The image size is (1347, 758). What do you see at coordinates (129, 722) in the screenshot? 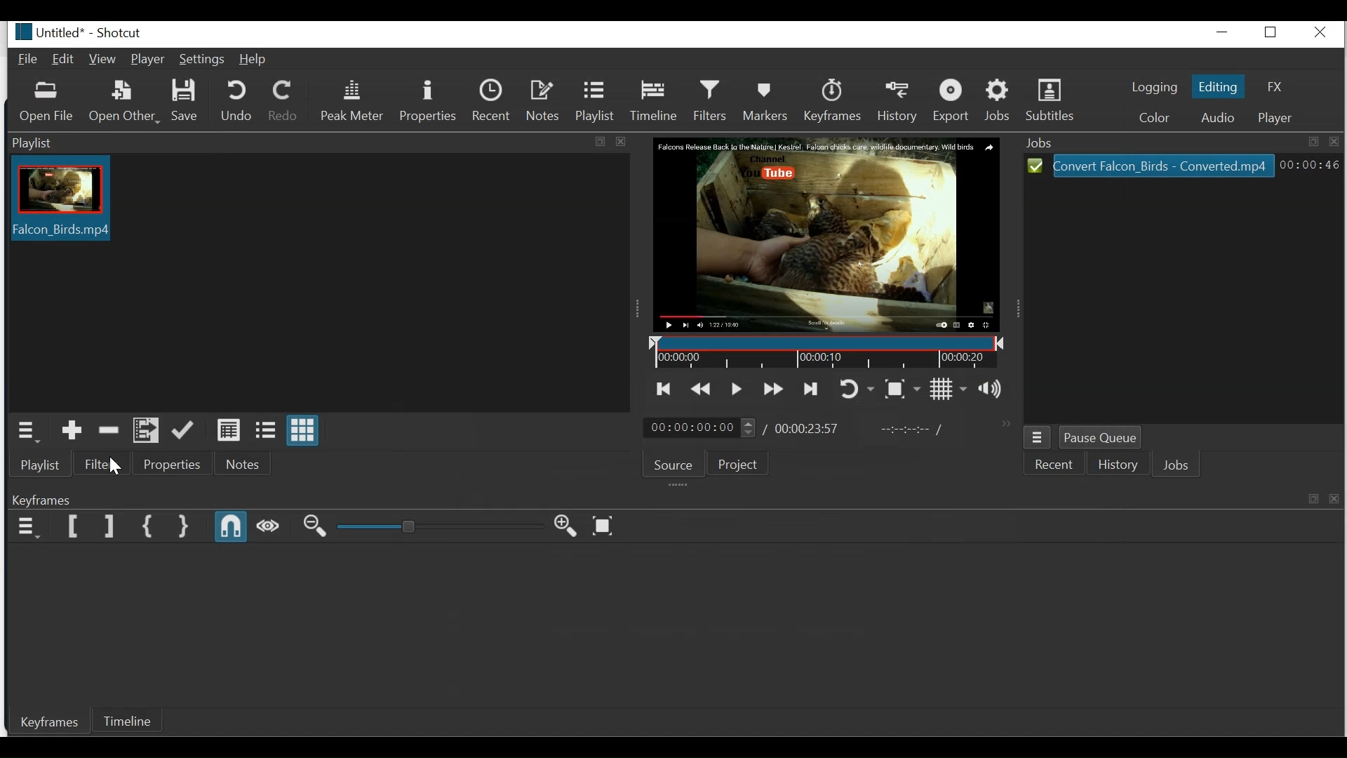
I see `Timeline` at bounding box center [129, 722].